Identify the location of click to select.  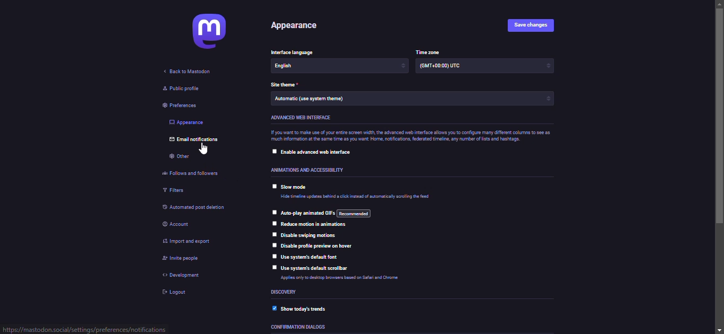
(273, 152).